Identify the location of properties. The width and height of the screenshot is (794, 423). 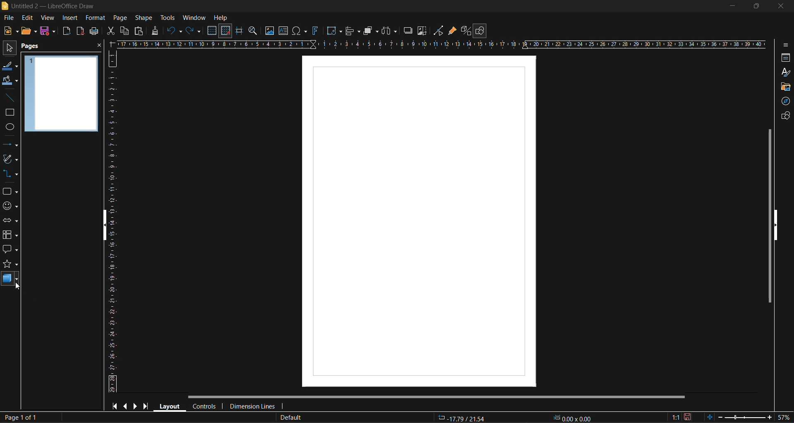
(784, 58).